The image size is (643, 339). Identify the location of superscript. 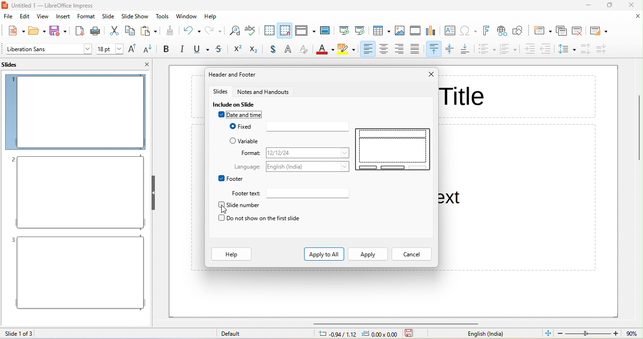
(237, 49).